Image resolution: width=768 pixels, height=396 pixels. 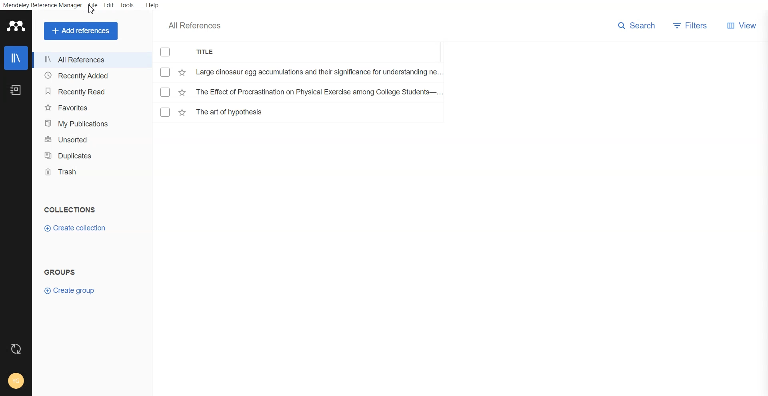 I want to click on My Publication, so click(x=86, y=123).